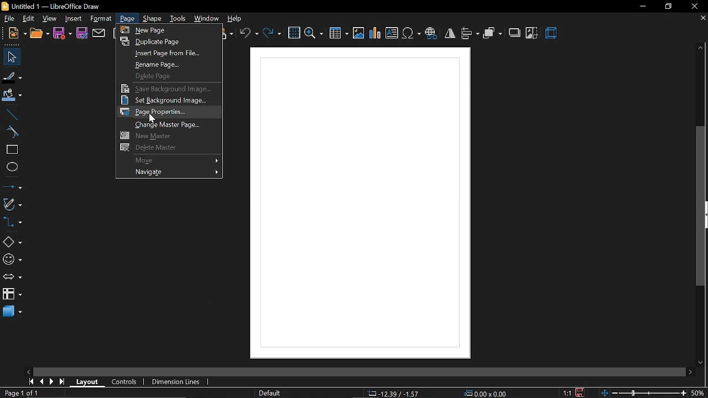  Describe the element at coordinates (12, 115) in the screenshot. I see `line` at that location.